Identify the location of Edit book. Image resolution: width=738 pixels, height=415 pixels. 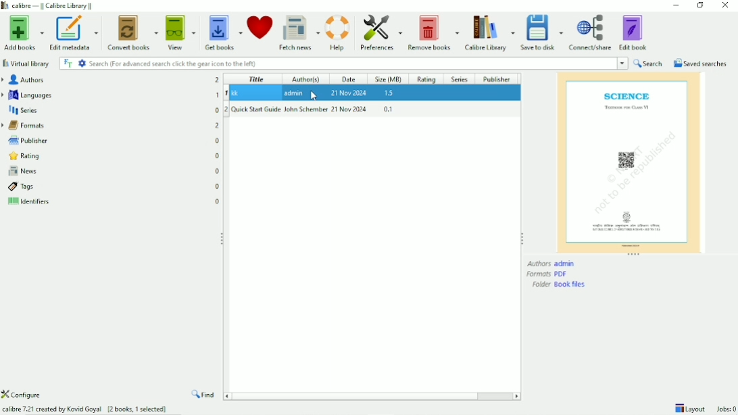
(633, 32).